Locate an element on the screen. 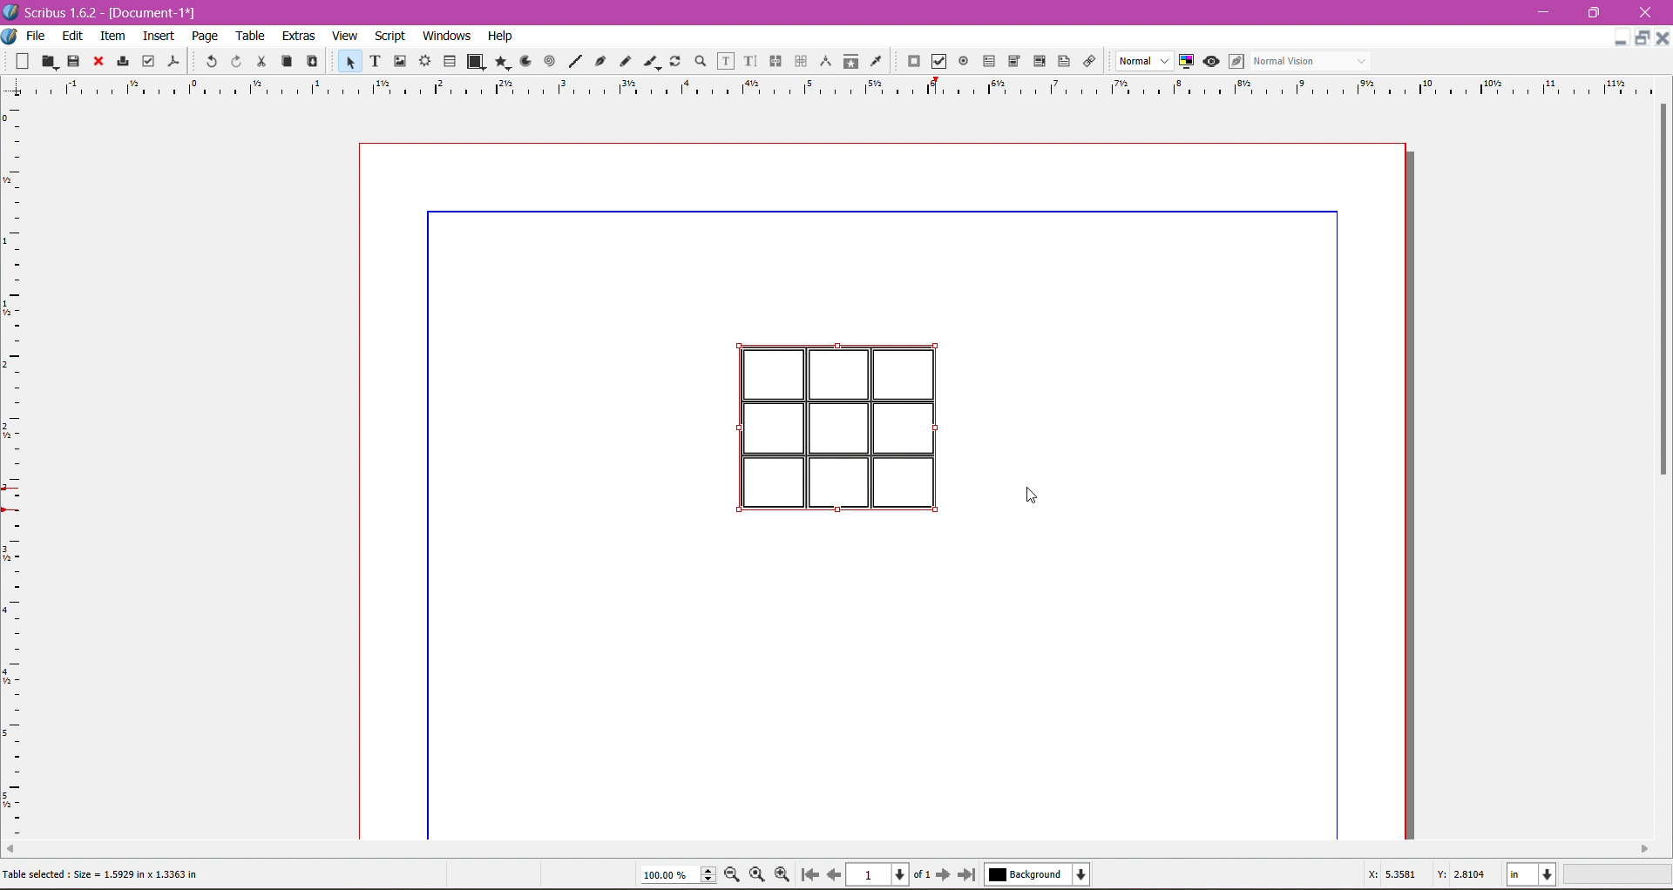  Print is located at coordinates (120, 63).